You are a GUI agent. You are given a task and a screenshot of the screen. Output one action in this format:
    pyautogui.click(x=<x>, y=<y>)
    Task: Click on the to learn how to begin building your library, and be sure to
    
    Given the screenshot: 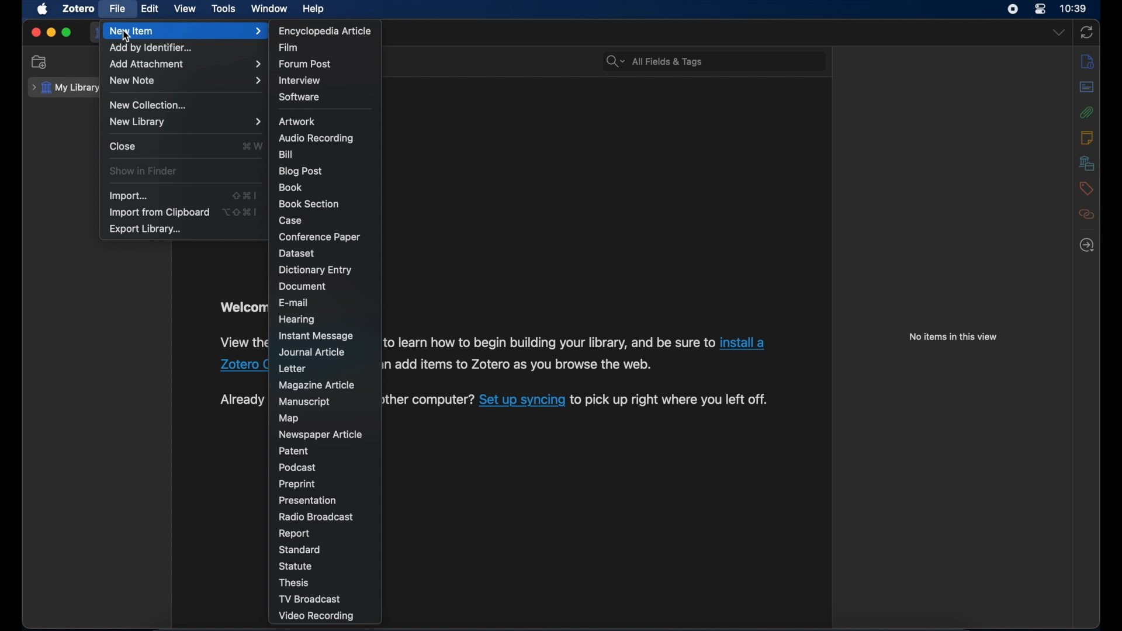 What is the action you would take?
    pyautogui.click(x=549, y=342)
    